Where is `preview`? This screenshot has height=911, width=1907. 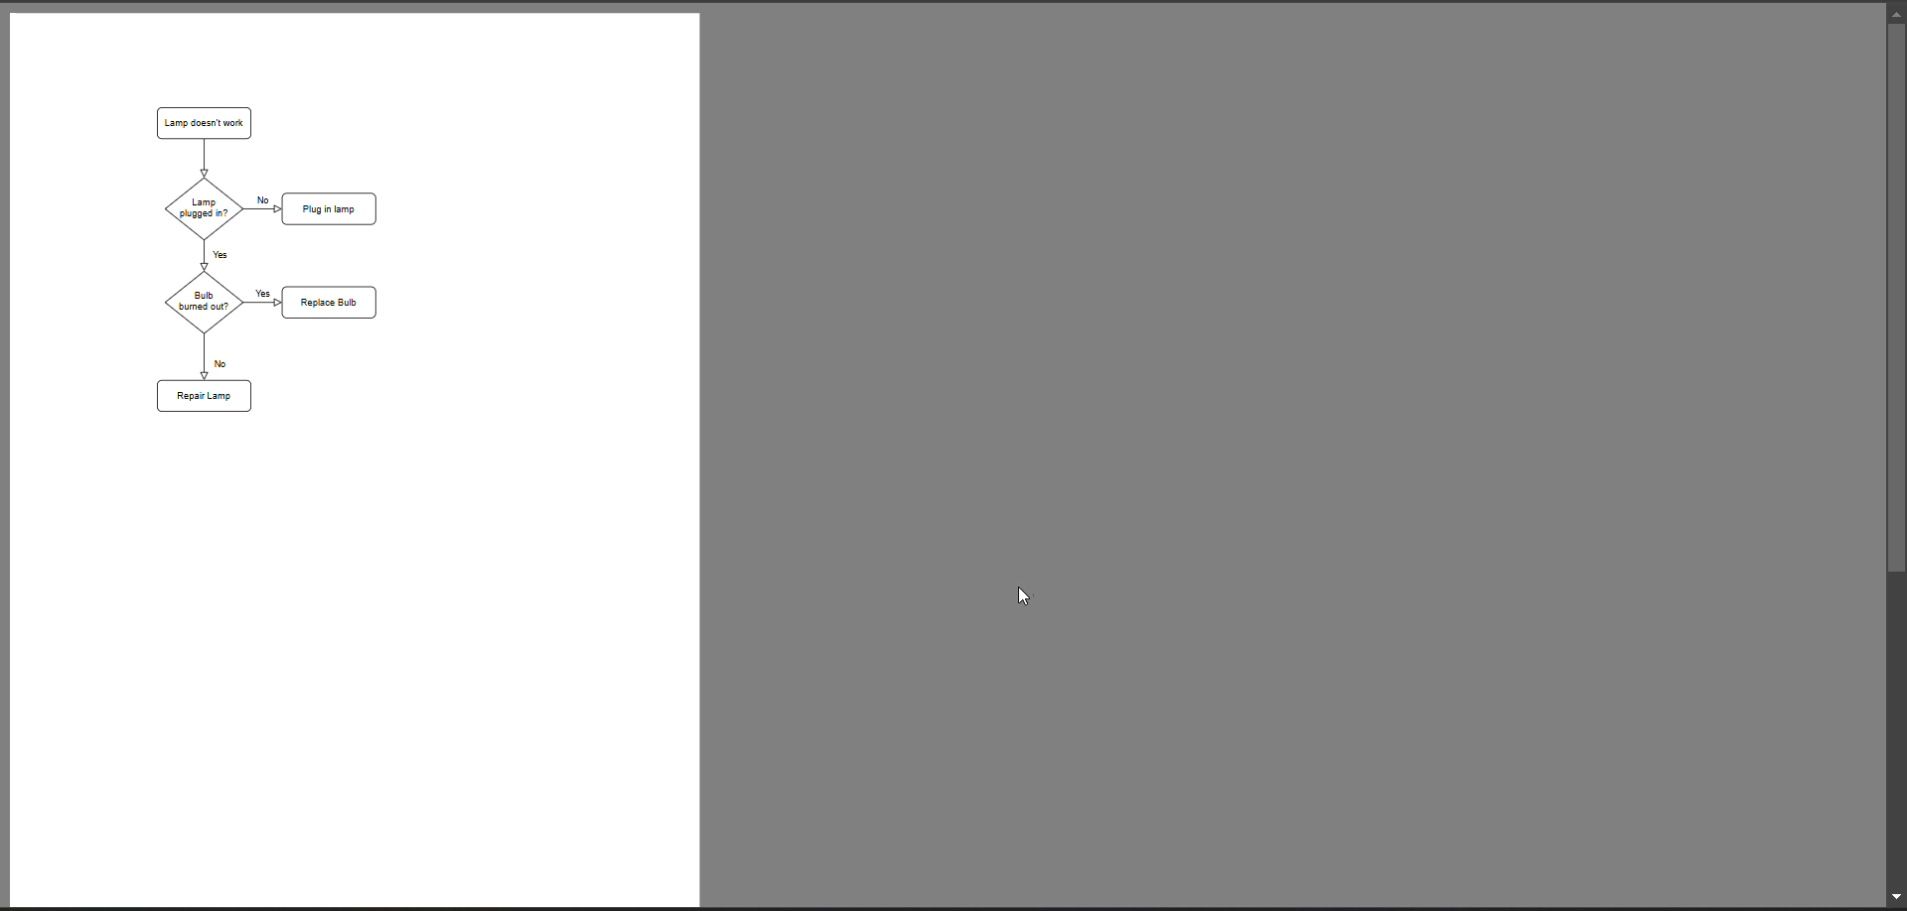
preview is located at coordinates (356, 459).